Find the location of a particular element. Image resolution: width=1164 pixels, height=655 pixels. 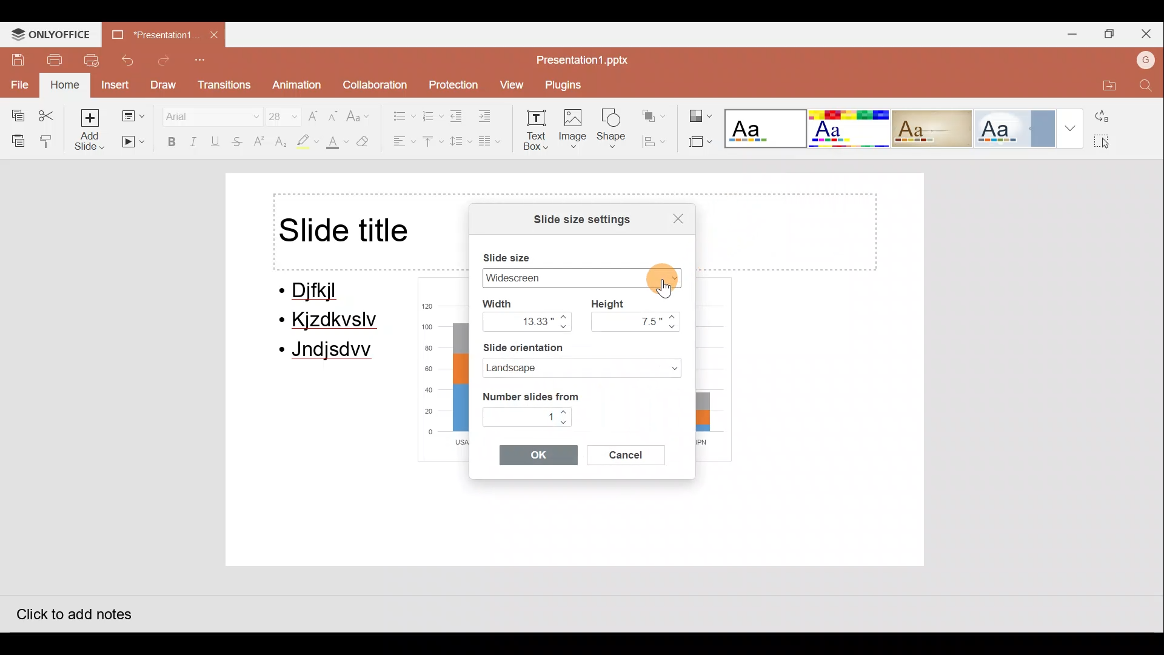

Theme 1 is located at coordinates (766, 130).